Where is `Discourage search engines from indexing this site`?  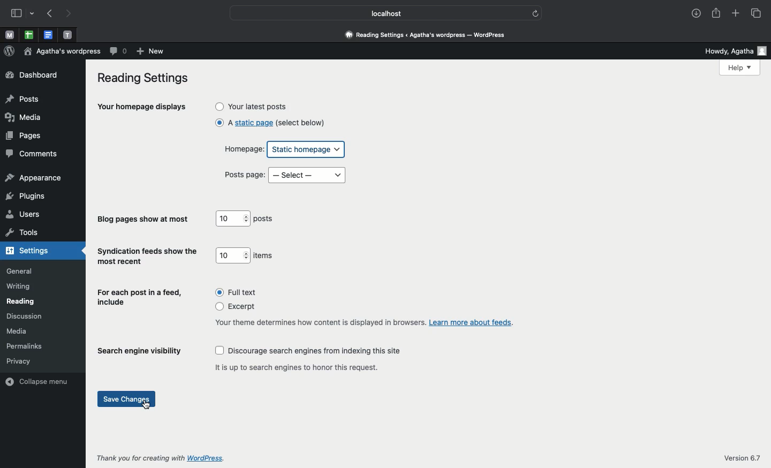 Discourage search engines from indexing this site is located at coordinates (311, 351).